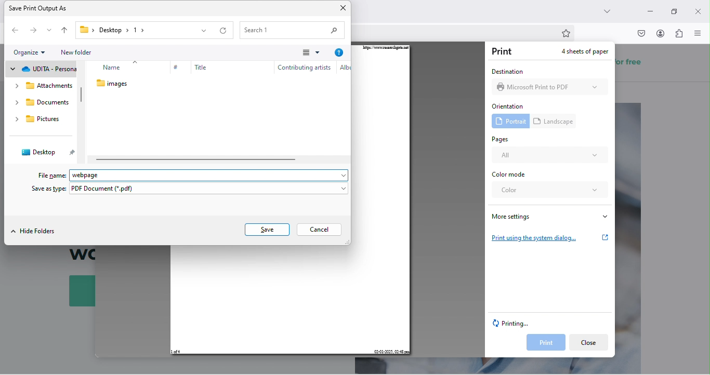  What do you see at coordinates (36, 231) in the screenshot?
I see `hide folder` at bounding box center [36, 231].